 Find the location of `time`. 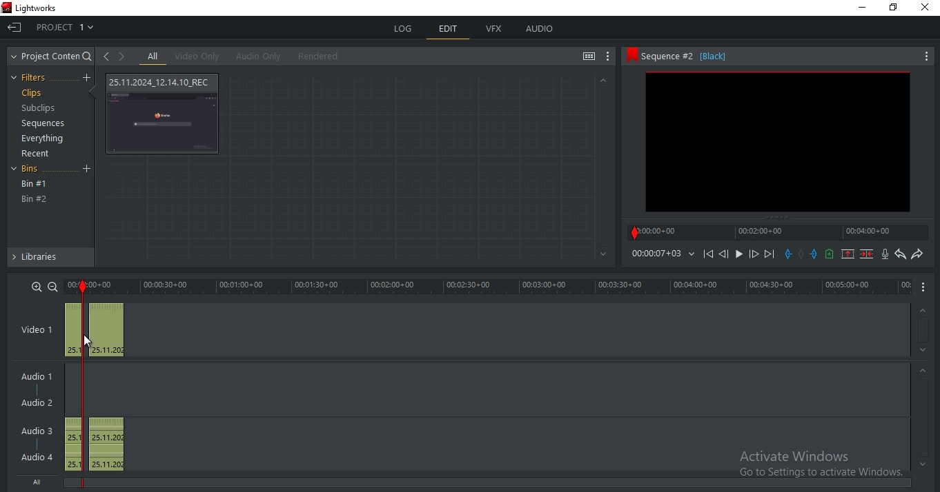

time is located at coordinates (505, 287).